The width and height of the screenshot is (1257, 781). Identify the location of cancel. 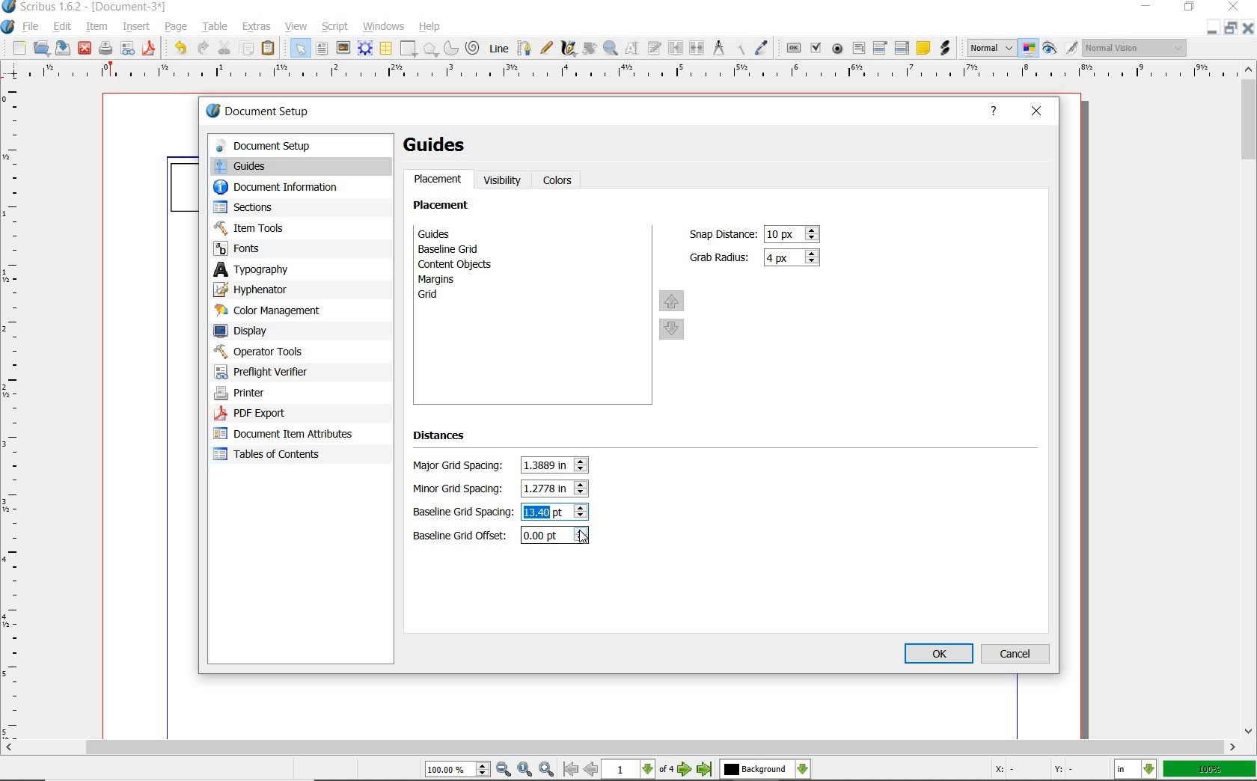
(1016, 654).